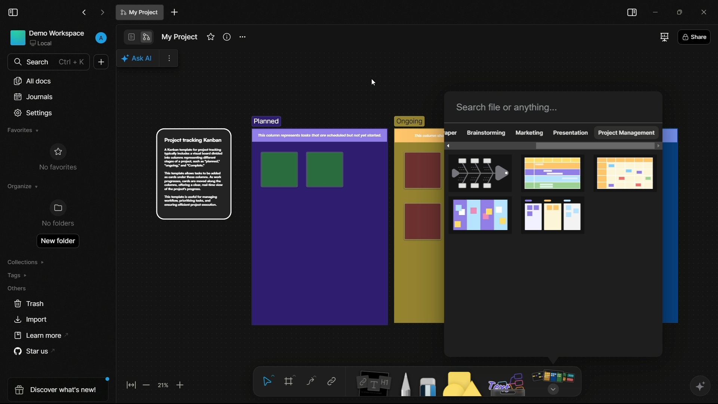  What do you see at coordinates (373, 383) in the screenshot?
I see `notes` at bounding box center [373, 383].